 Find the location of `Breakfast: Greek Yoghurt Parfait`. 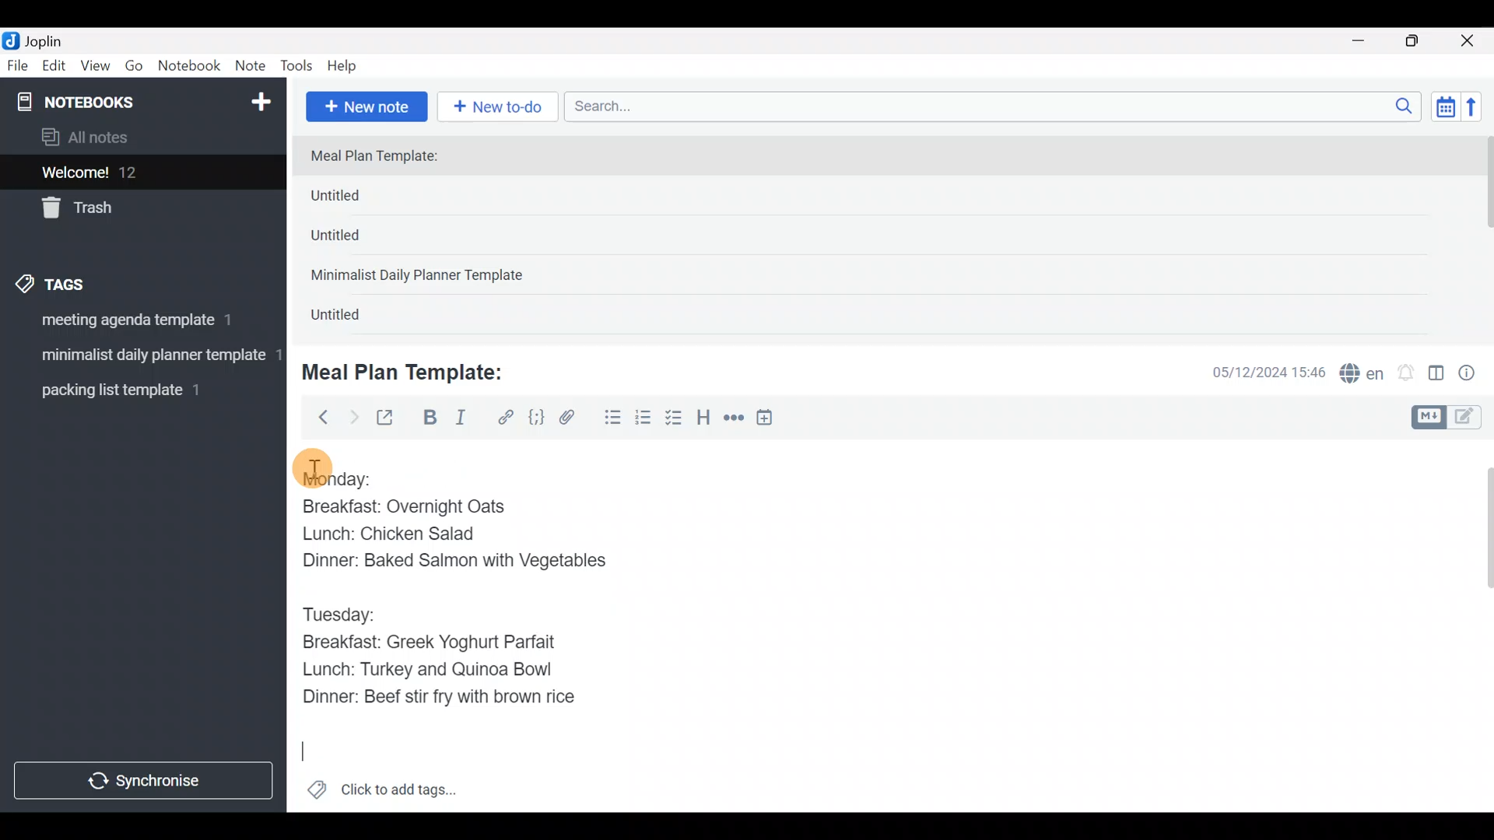

Breakfast: Greek Yoghurt Parfait is located at coordinates (436, 641).